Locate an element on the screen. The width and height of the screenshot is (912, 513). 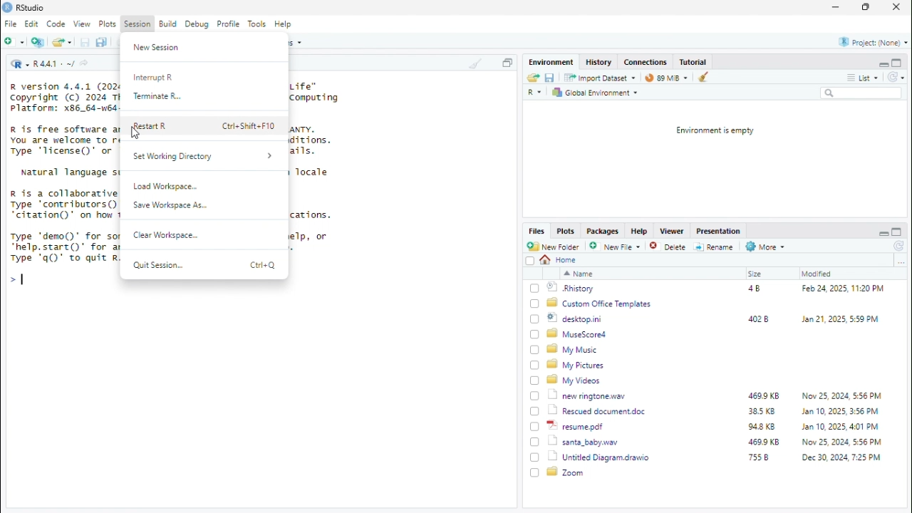
name is located at coordinates (579, 274).